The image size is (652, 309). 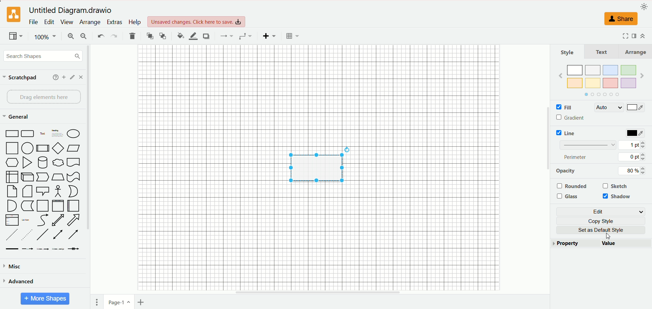 What do you see at coordinates (64, 77) in the screenshot?
I see `add` at bounding box center [64, 77].